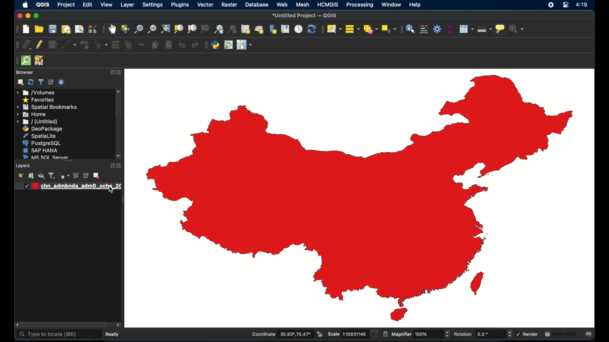 The width and height of the screenshot is (609, 342). Describe the element at coordinates (281, 334) in the screenshot. I see `Coordinate 35.93°,70.47°` at that location.